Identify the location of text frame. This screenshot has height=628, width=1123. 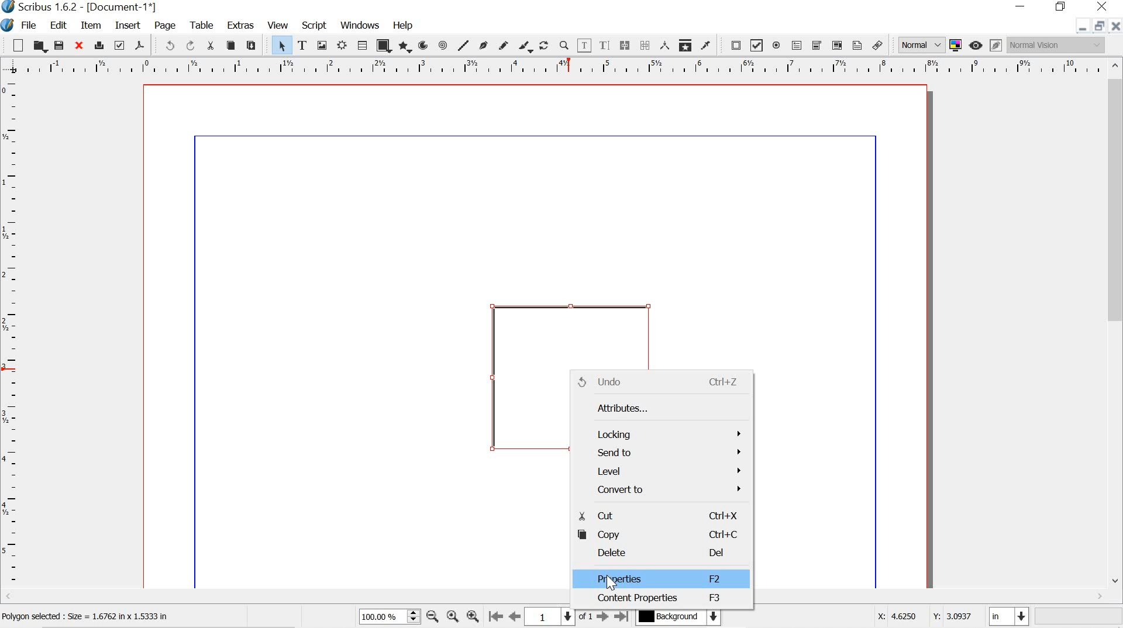
(302, 45).